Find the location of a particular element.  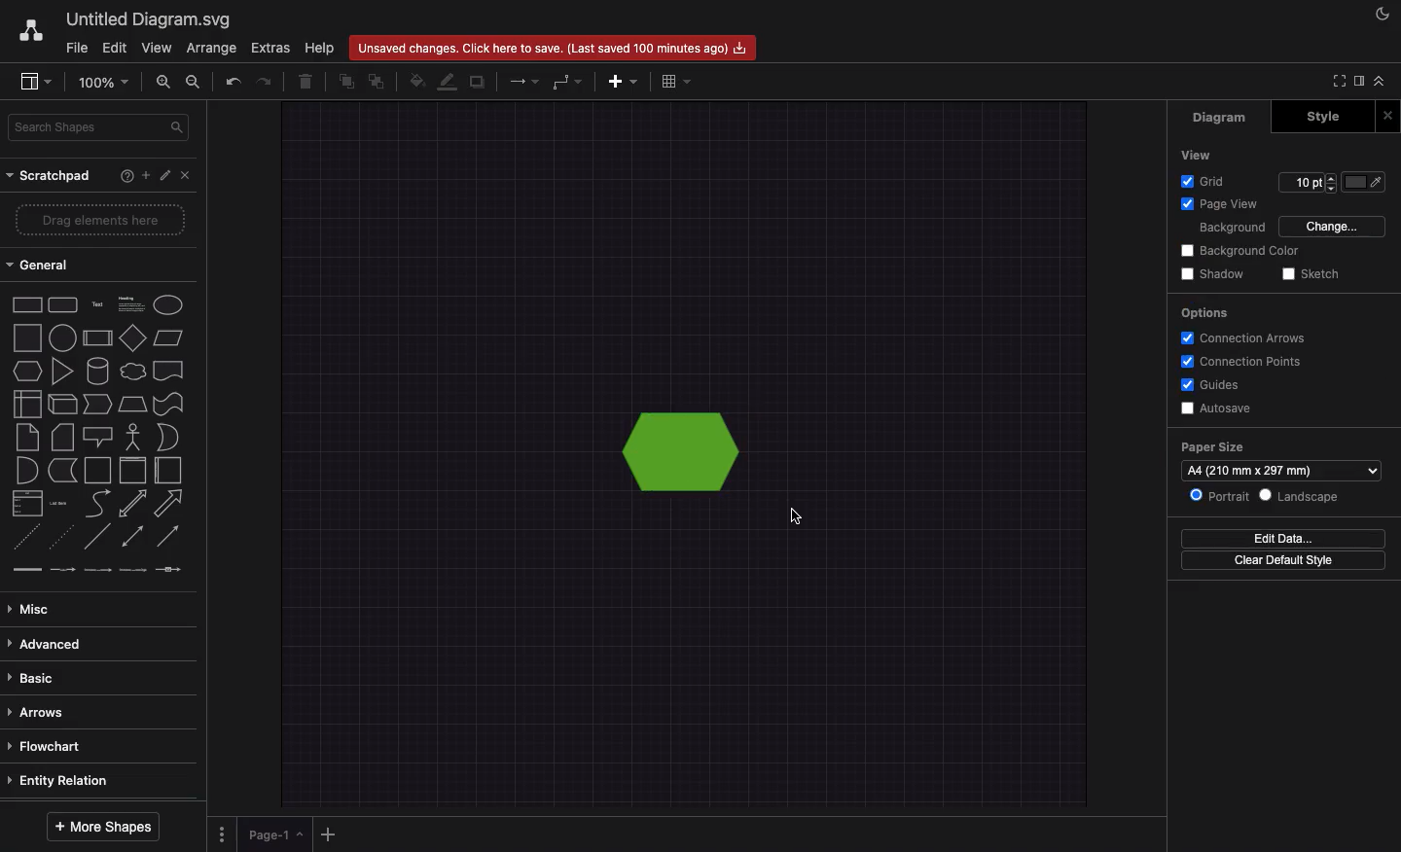

File is located at coordinates (77, 50).